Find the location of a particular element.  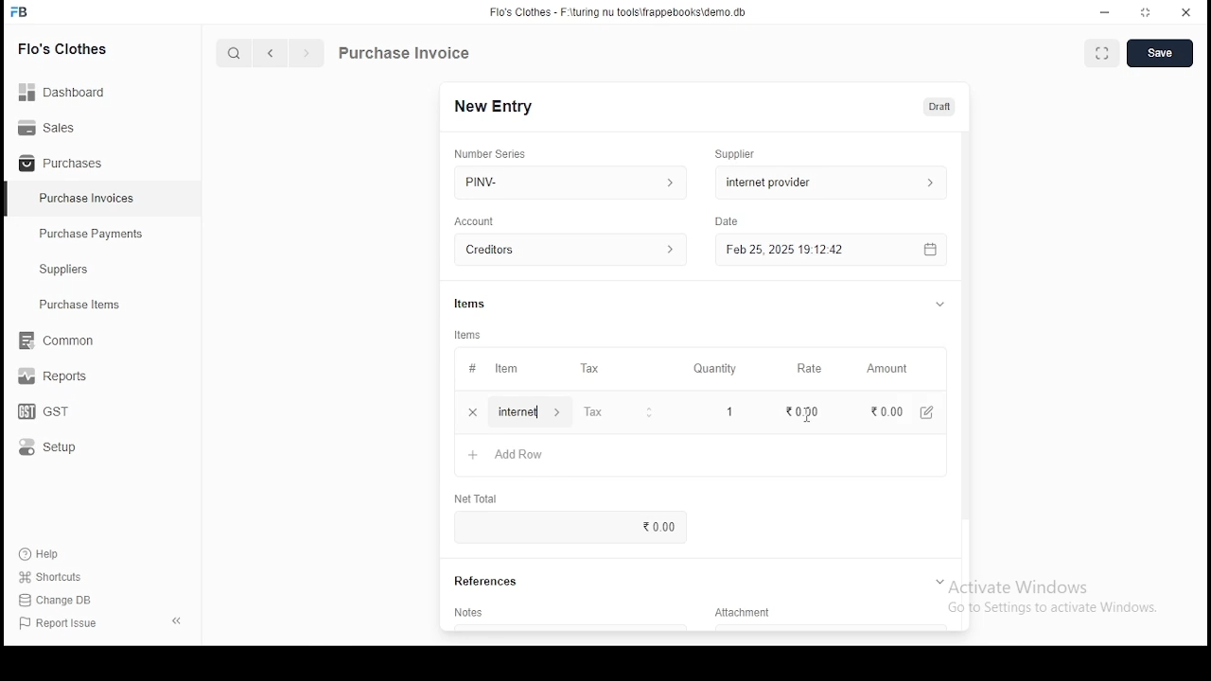

# is located at coordinates (472, 370).